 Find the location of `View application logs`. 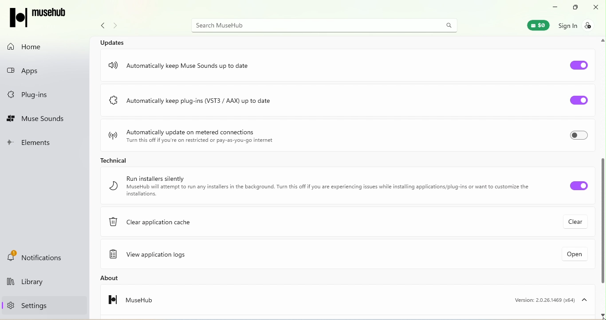

View application logs is located at coordinates (154, 255).